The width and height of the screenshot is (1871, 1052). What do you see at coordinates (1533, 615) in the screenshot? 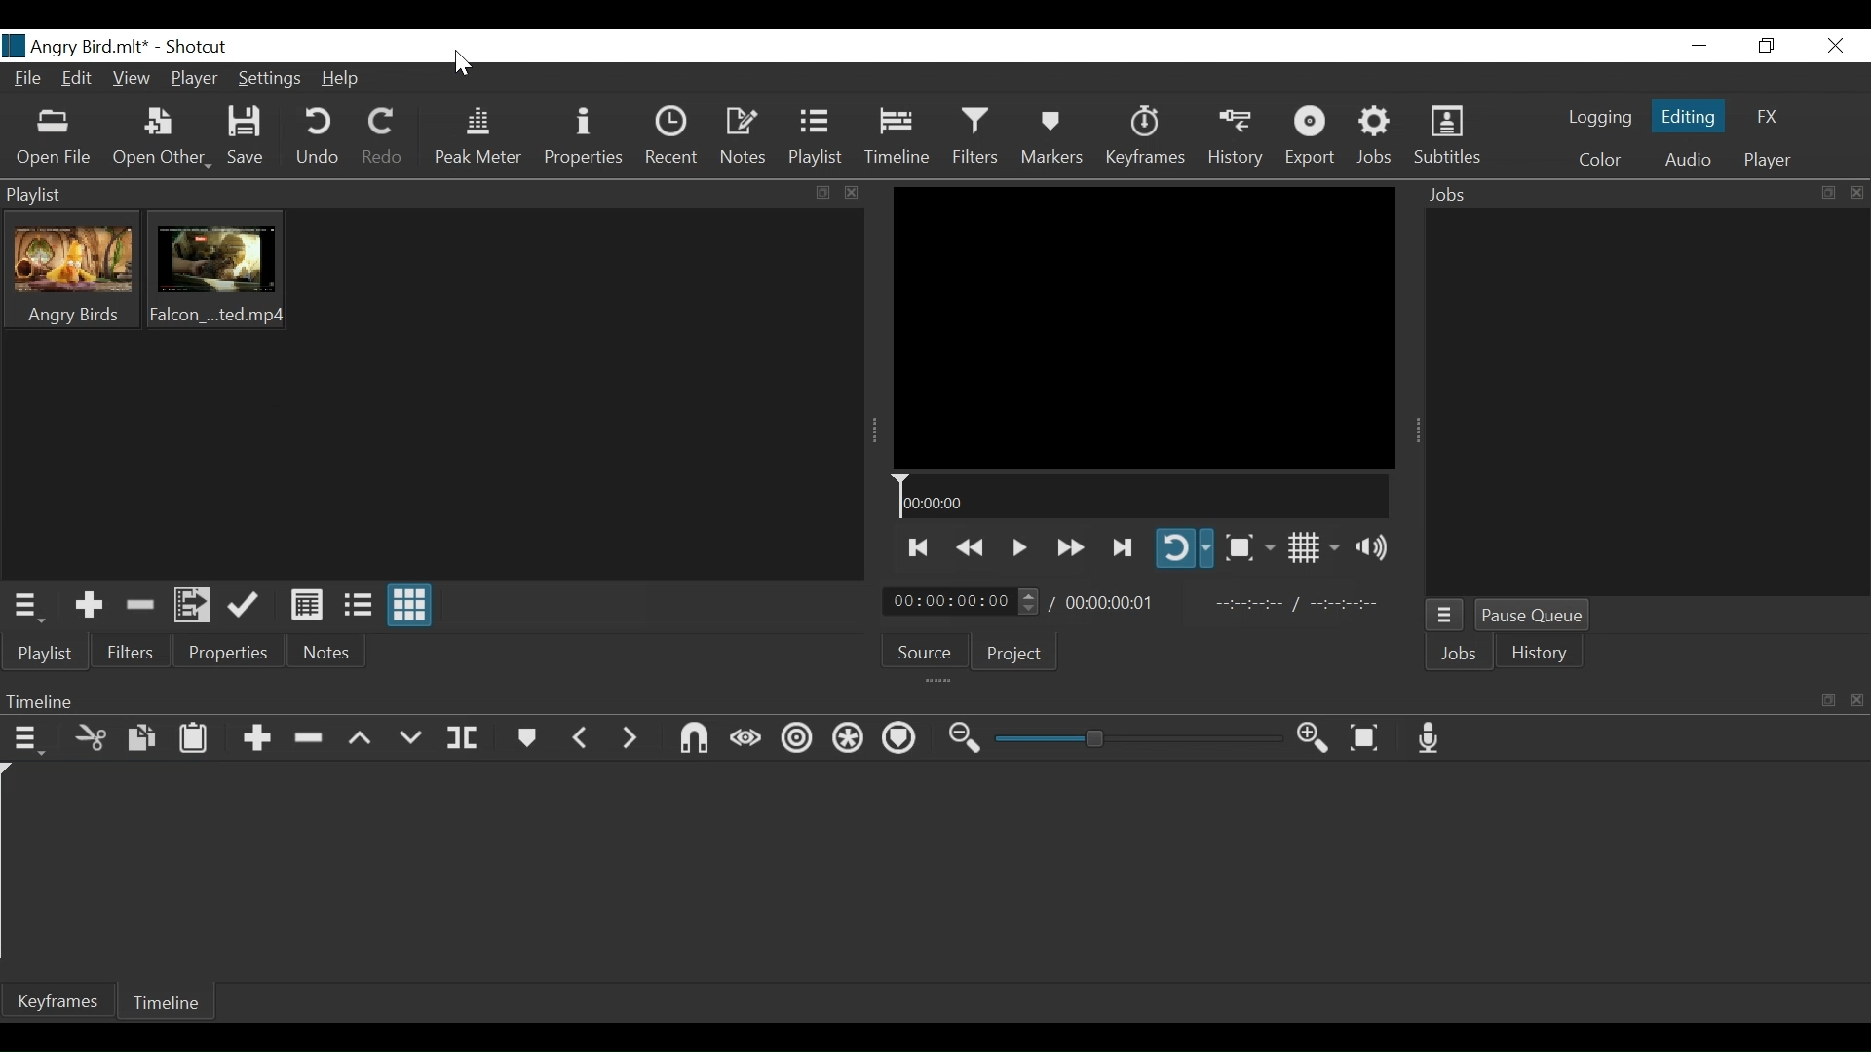
I see `Pause Queue` at bounding box center [1533, 615].